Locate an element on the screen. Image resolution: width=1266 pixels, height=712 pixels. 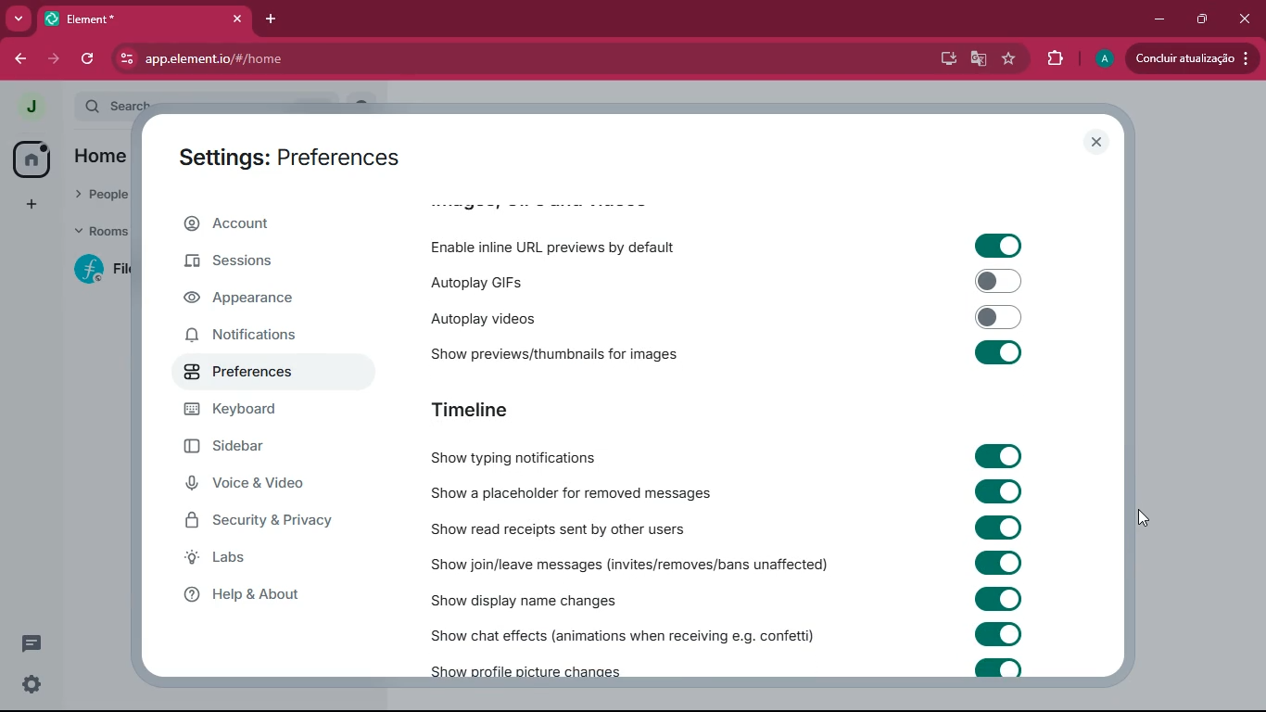
show chat effects (animations when receiving e.g. confetti) is located at coordinates (616, 634).